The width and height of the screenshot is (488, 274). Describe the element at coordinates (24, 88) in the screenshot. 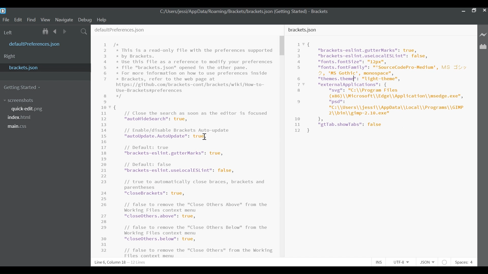

I see `Getting Started` at that location.